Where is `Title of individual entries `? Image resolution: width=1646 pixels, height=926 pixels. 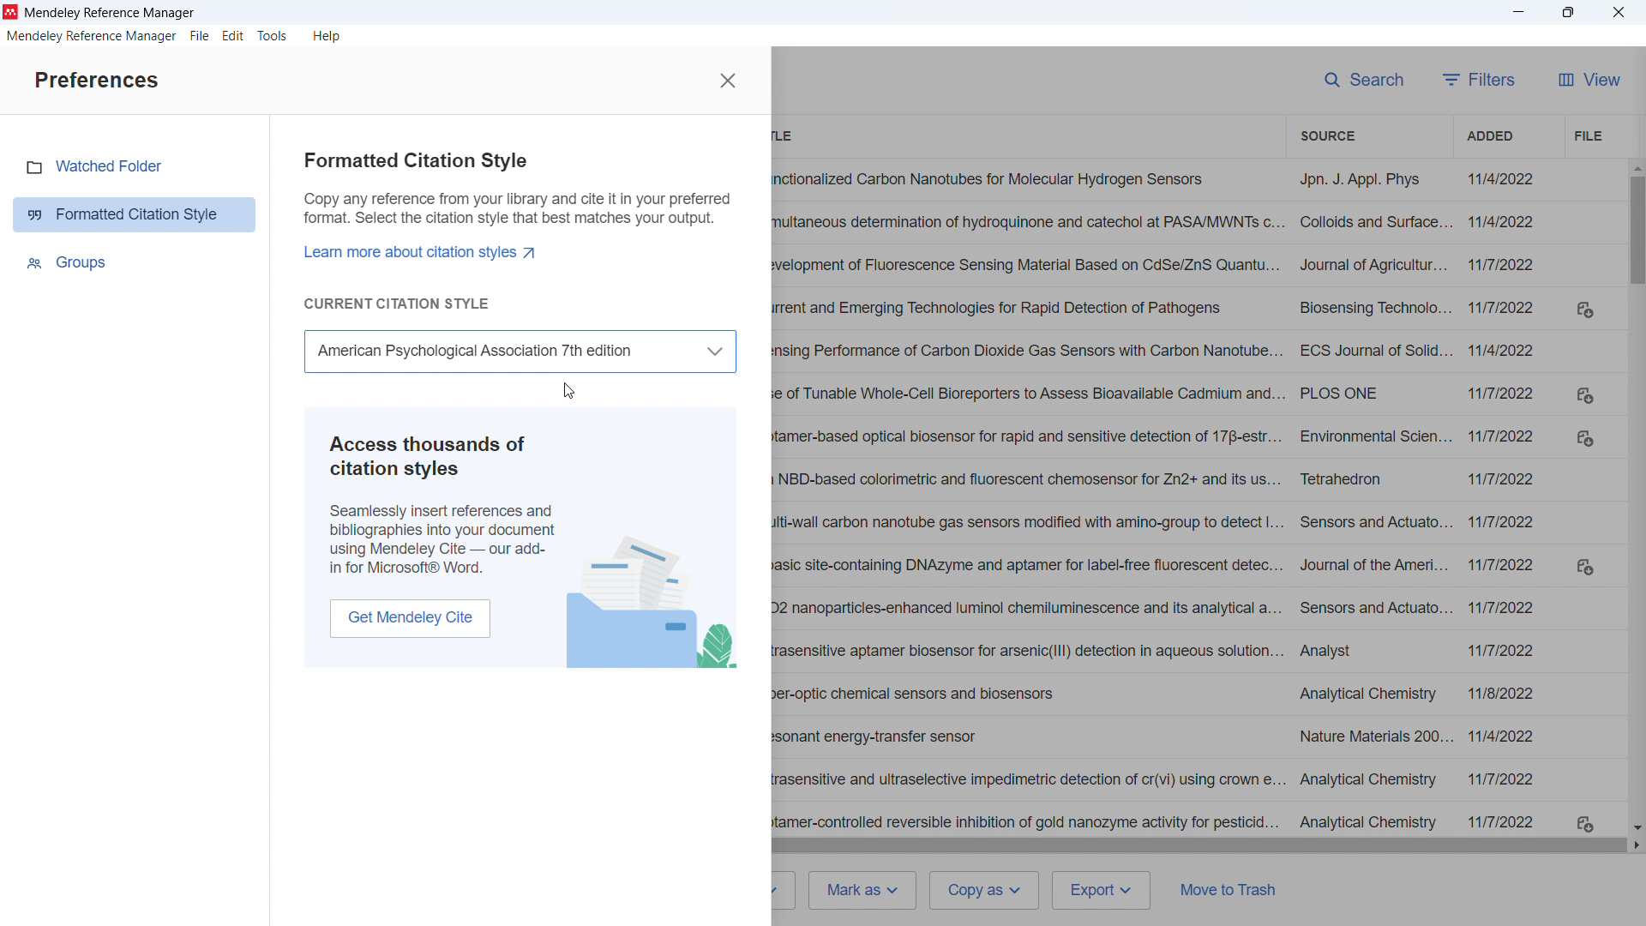 Title of individual entries  is located at coordinates (1027, 502).